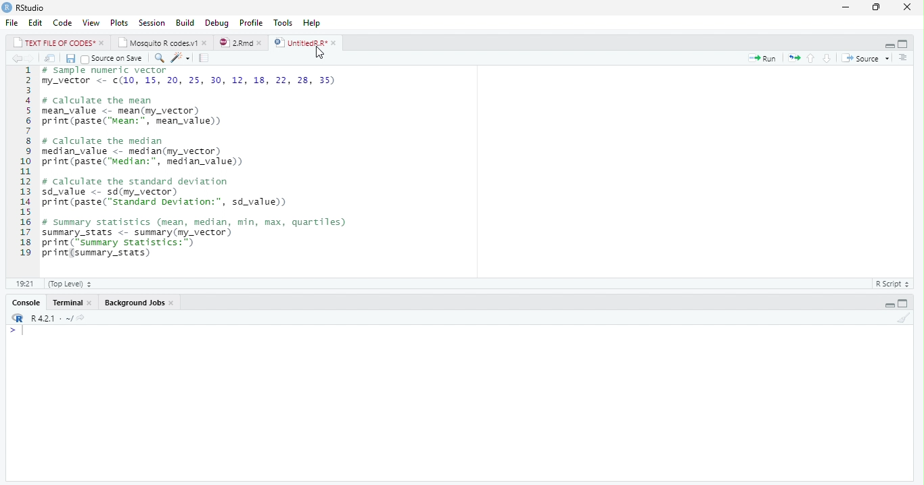  Describe the element at coordinates (904, 58) in the screenshot. I see `show document outline` at that location.